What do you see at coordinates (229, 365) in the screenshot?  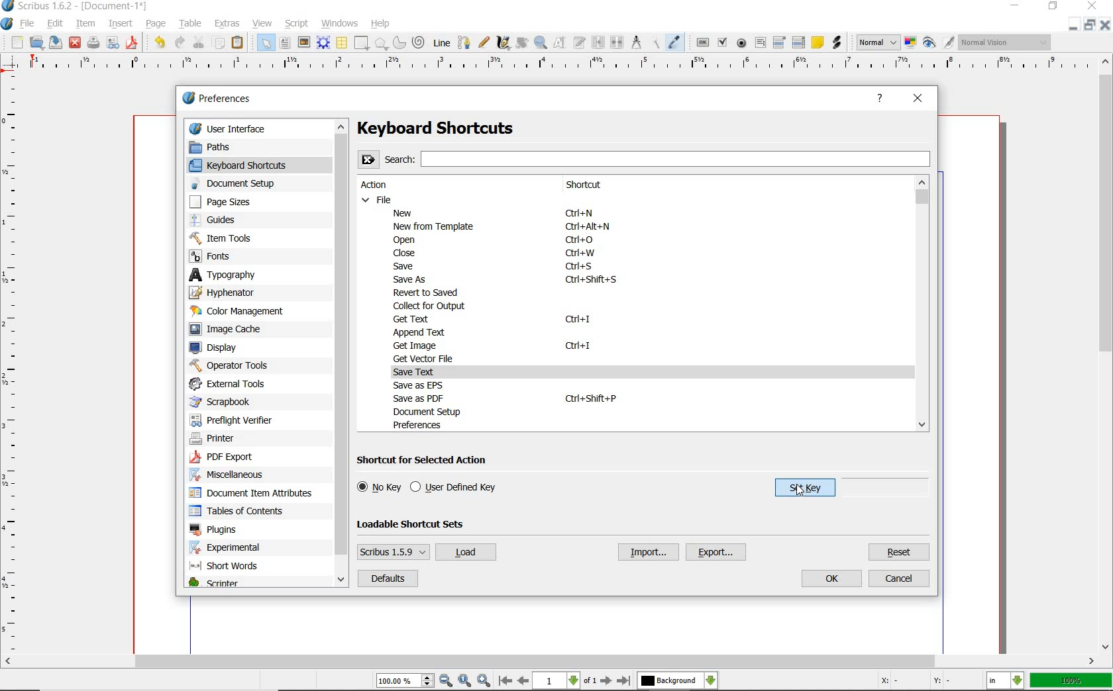 I see `operator tools` at bounding box center [229, 365].